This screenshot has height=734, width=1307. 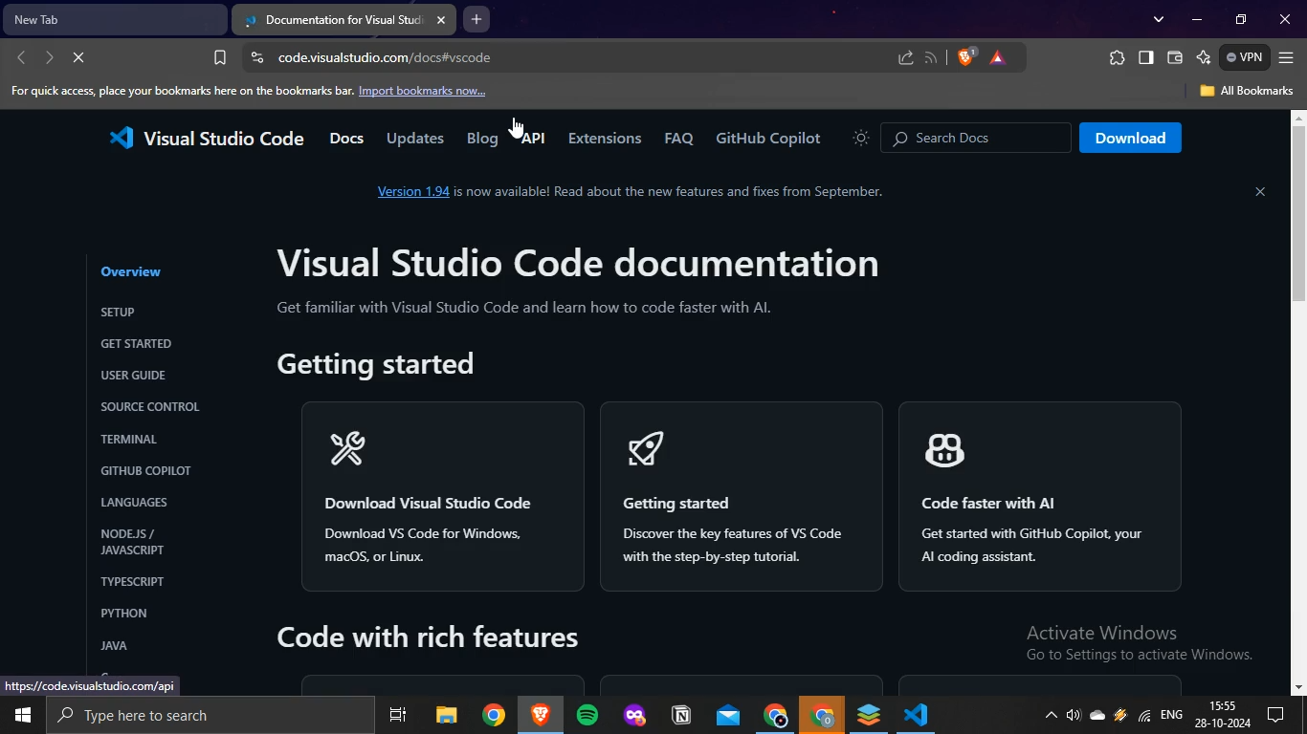 I want to click on Import bookmarks now..., so click(x=422, y=91).